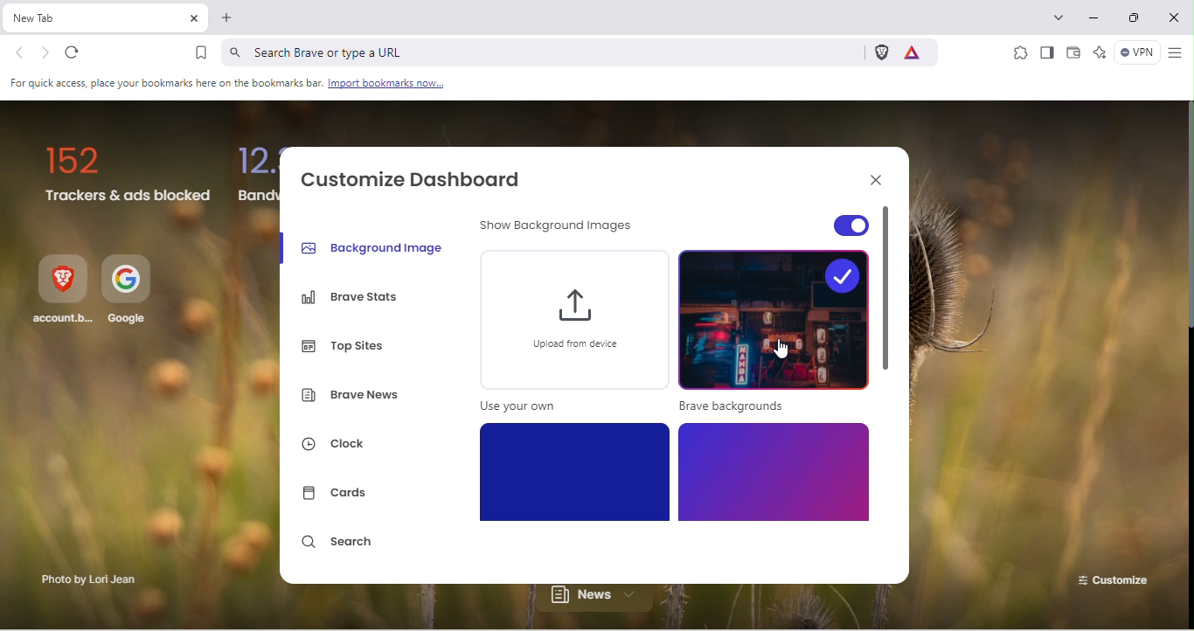 The image size is (1194, 631). What do you see at coordinates (420, 177) in the screenshot?
I see `Customize dashboard` at bounding box center [420, 177].